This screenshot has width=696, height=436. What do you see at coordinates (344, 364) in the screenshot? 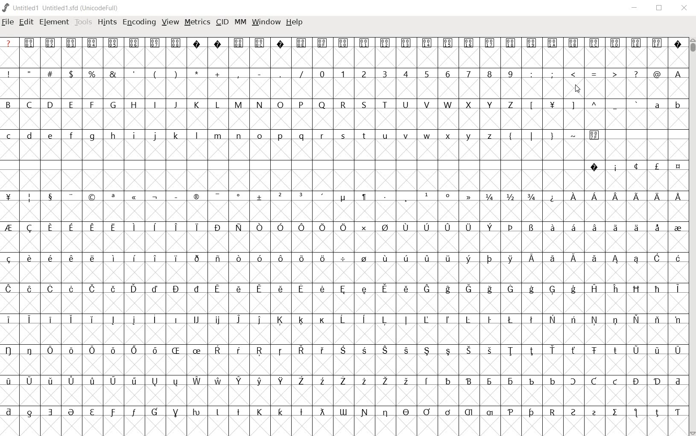
I see `empty cells` at bounding box center [344, 364].